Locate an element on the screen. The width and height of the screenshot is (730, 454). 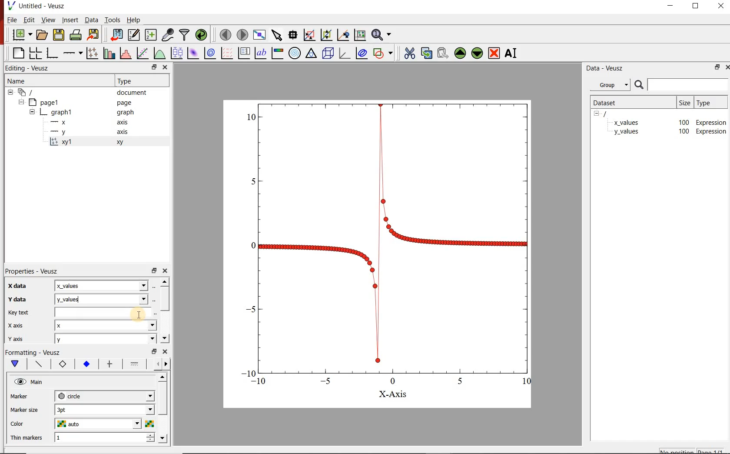
dataset is located at coordinates (611, 103).